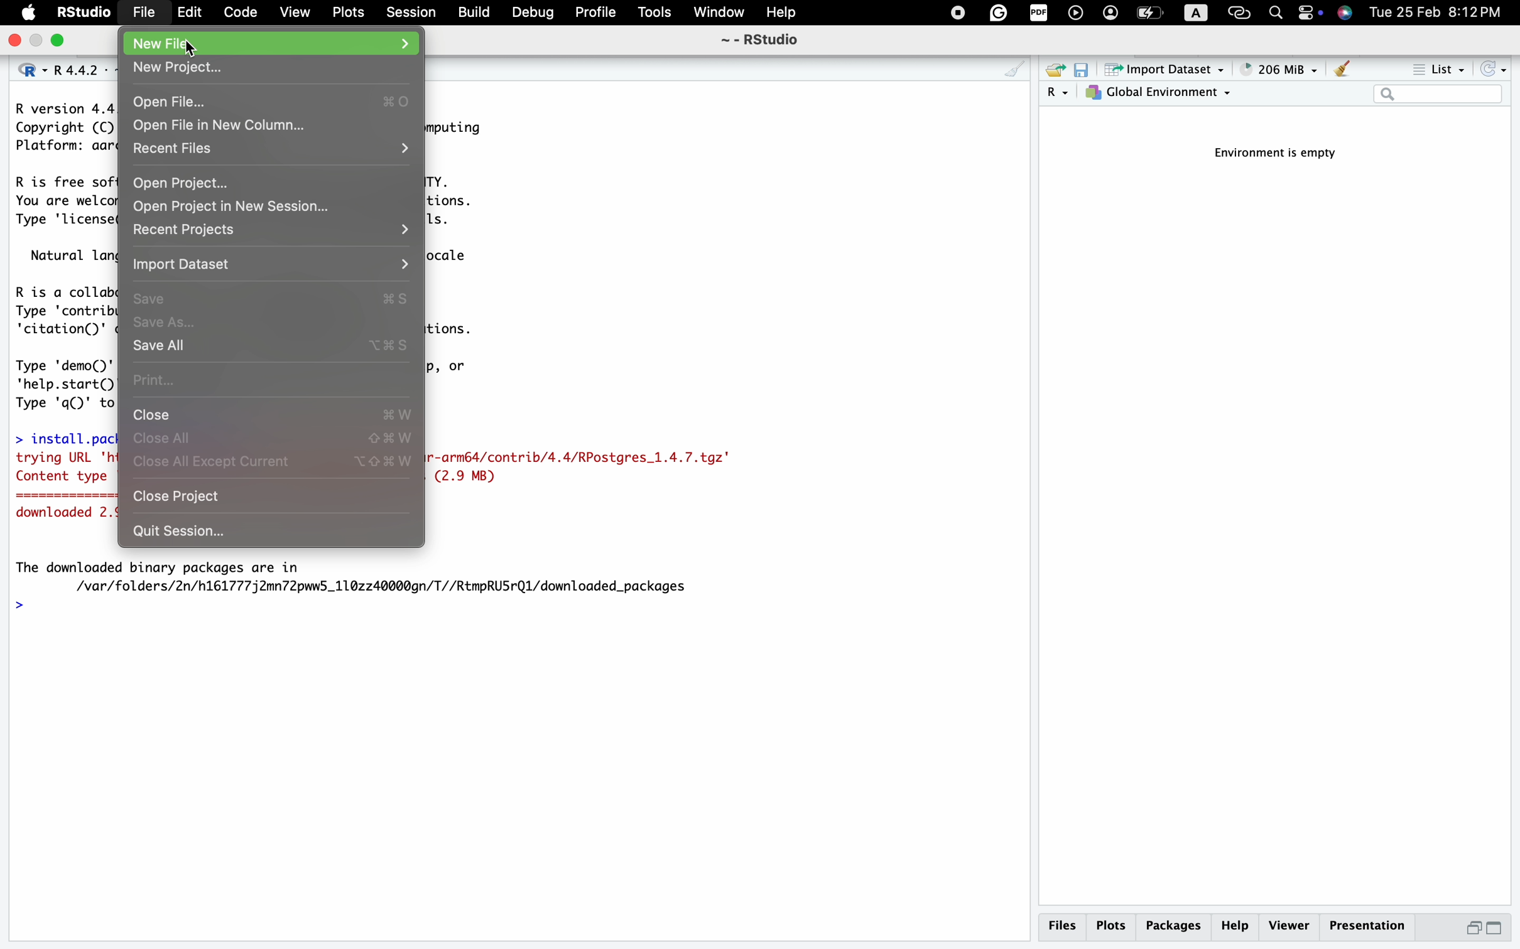  What do you see at coordinates (40, 41) in the screenshot?
I see `minimize` at bounding box center [40, 41].